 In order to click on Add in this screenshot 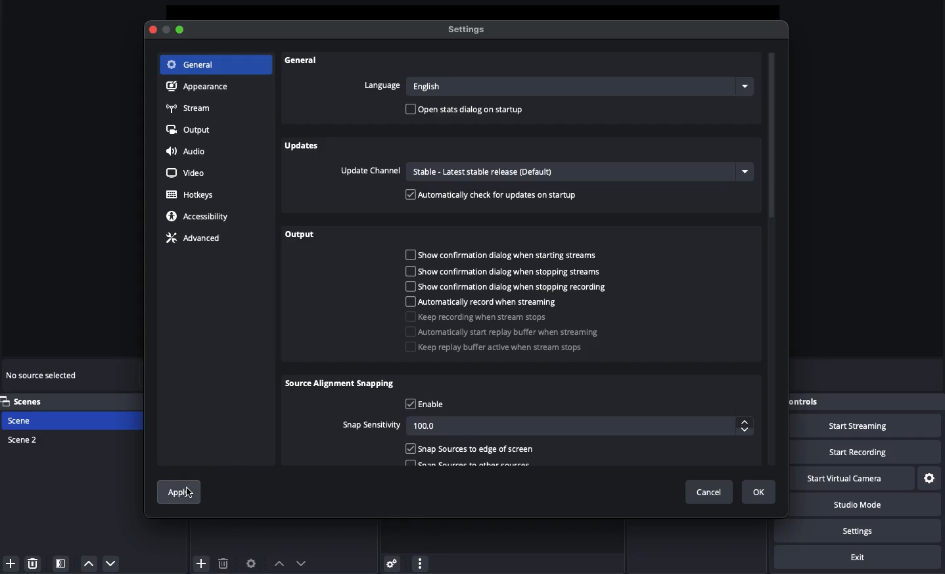, I will do `click(9, 562)`.